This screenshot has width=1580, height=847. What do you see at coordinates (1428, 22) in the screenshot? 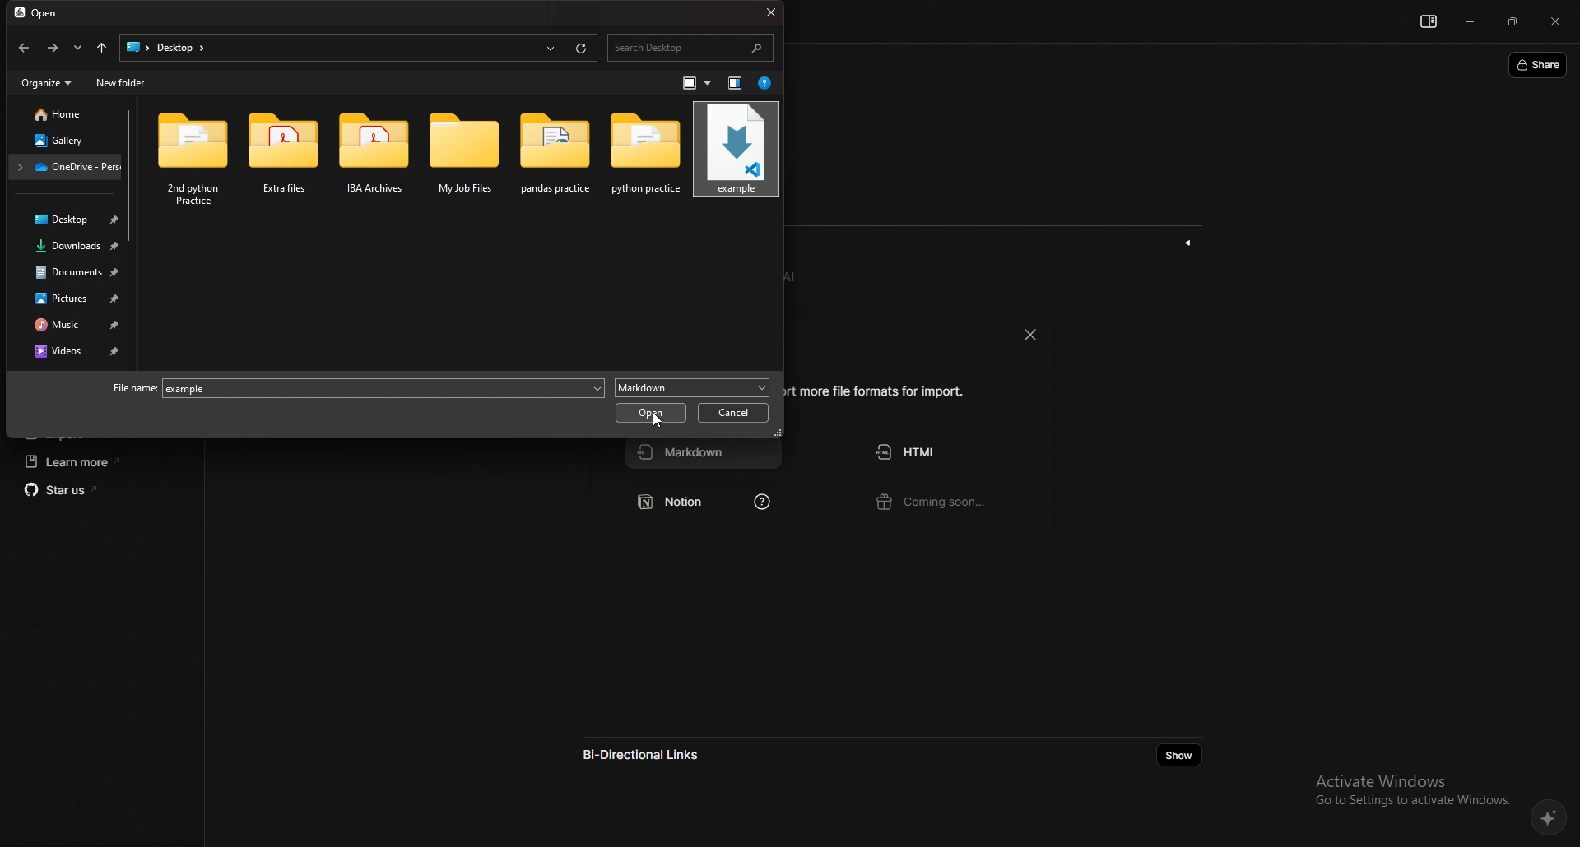
I see `show sidebar` at bounding box center [1428, 22].